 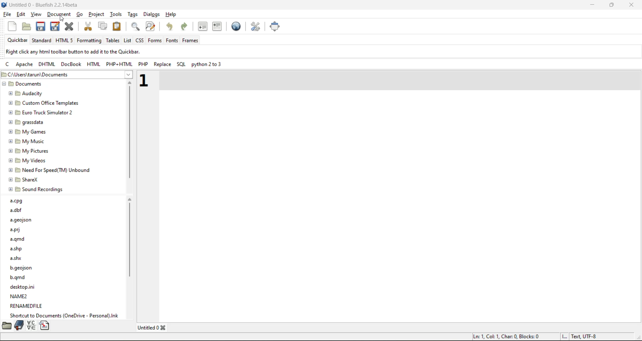 What do you see at coordinates (25, 94) in the screenshot?
I see `audacity` at bounding box center [25, 94].